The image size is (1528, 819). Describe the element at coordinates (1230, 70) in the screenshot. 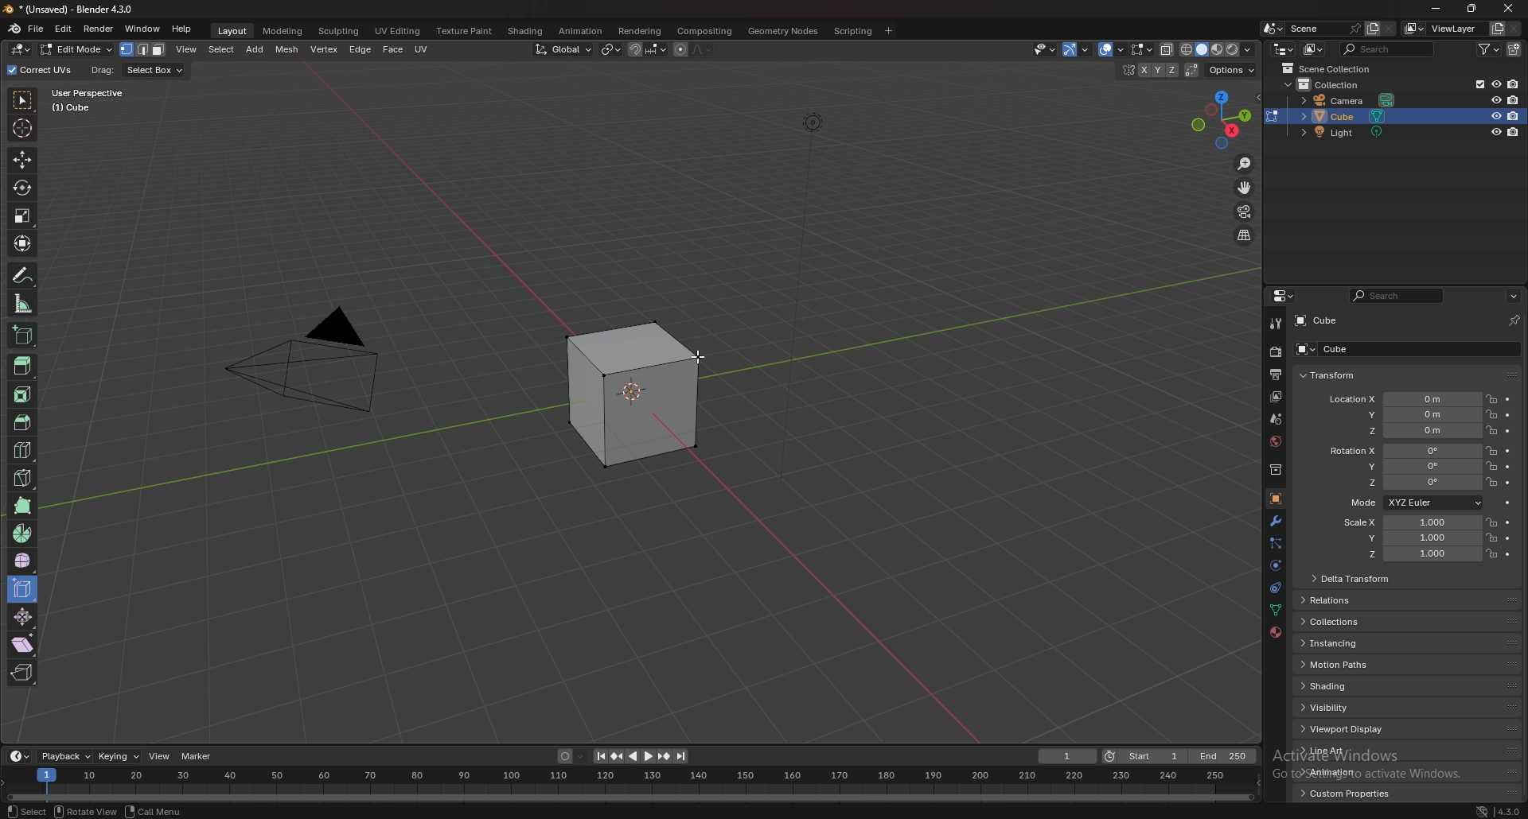

I see `options` at that location.